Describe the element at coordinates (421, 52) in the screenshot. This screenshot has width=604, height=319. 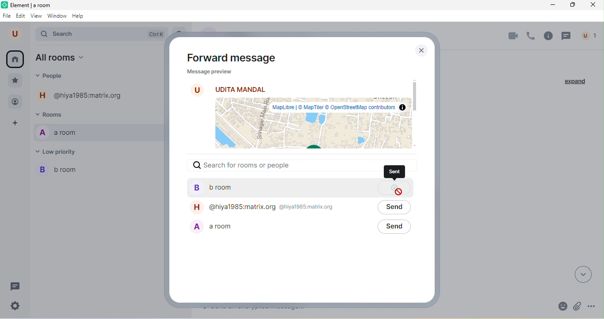
I see `close` at that location.